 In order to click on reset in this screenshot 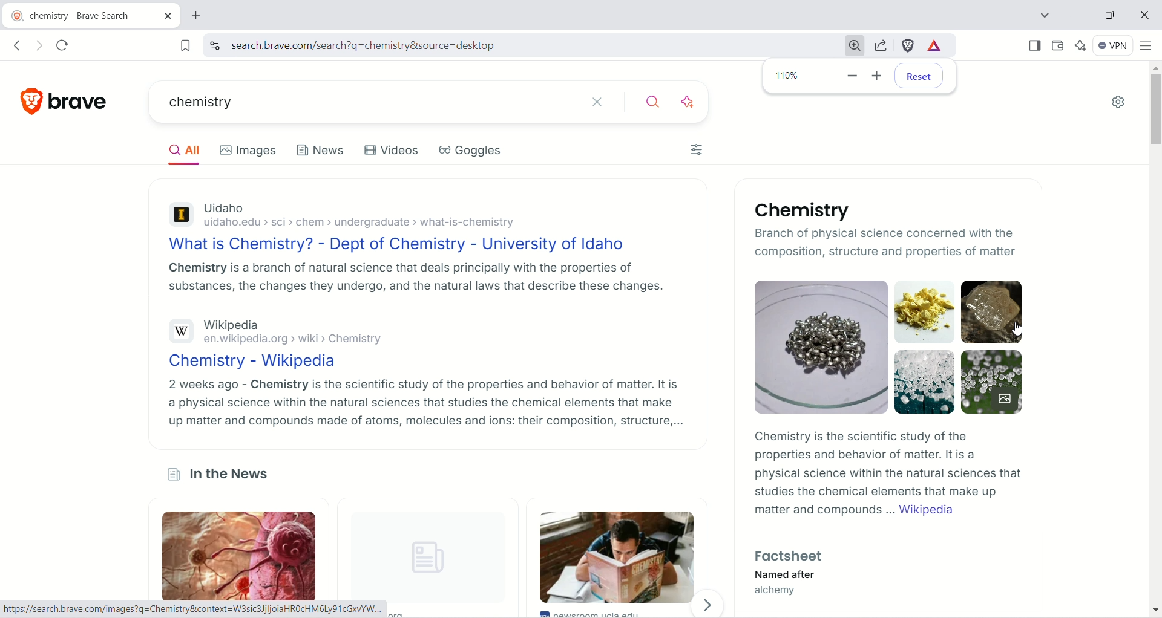, I will do `click(920, 76)`.